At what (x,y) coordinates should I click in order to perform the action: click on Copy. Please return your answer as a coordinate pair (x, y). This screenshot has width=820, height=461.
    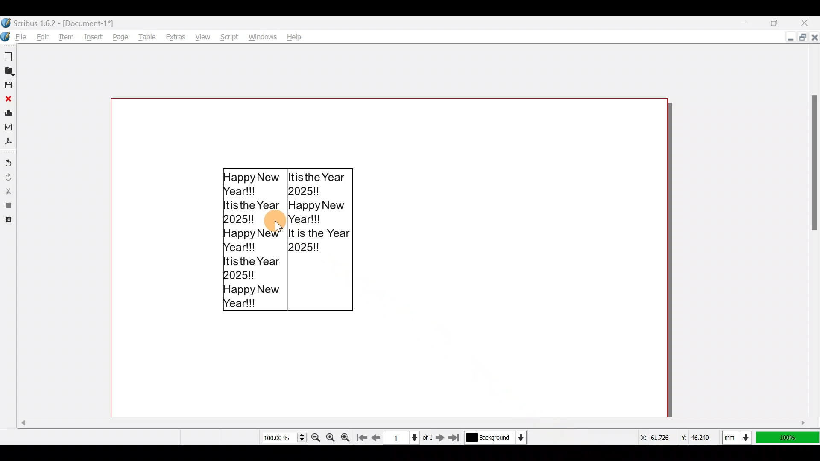
    Looking at the image, I should click on (7, 206).